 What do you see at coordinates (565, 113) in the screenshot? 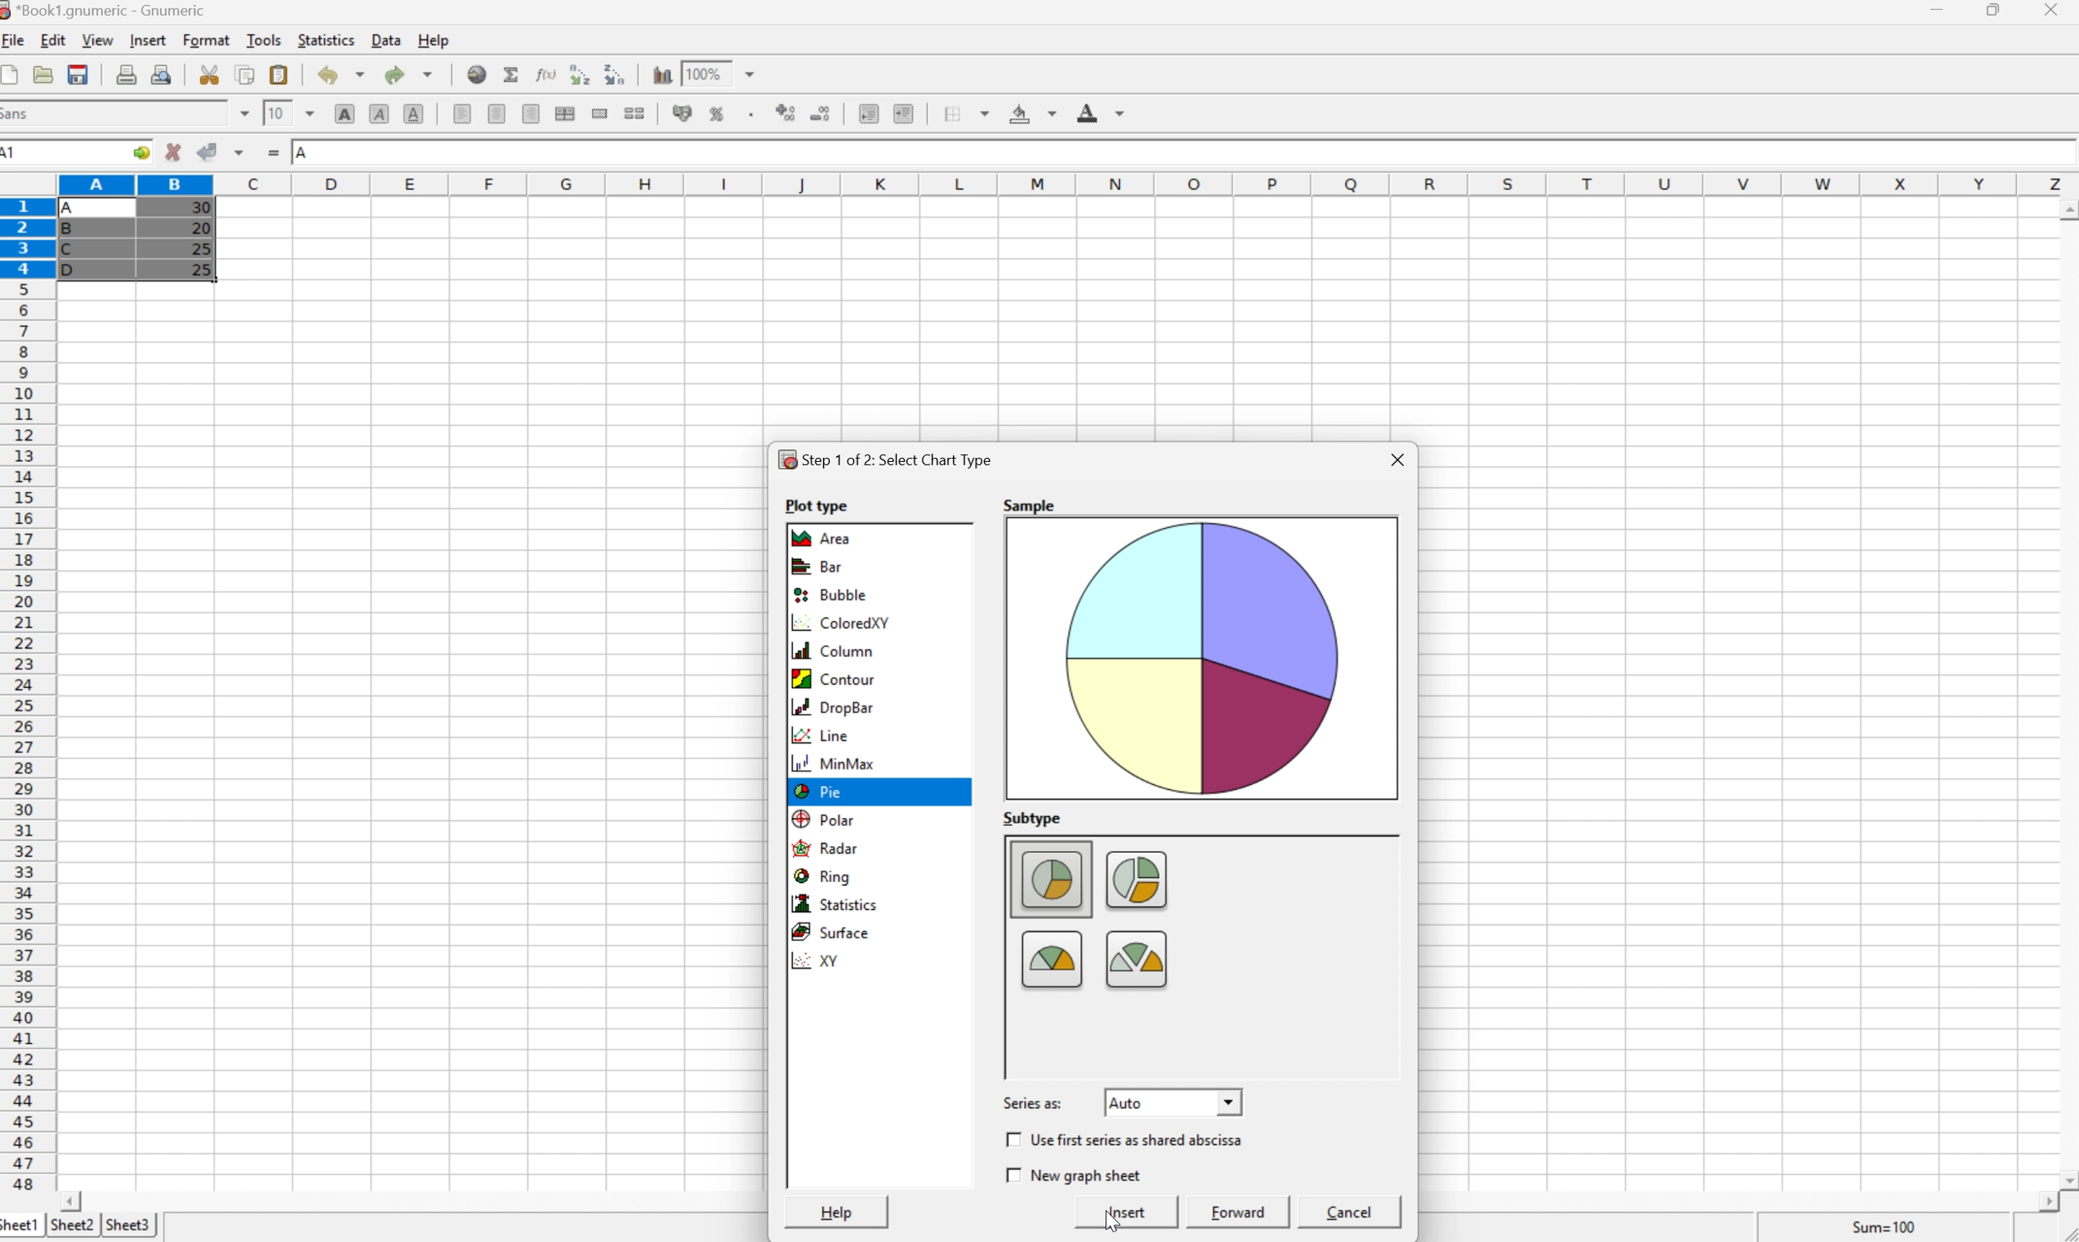
I see `Merge horizontally across the selection` at bounding box center [565, 113].